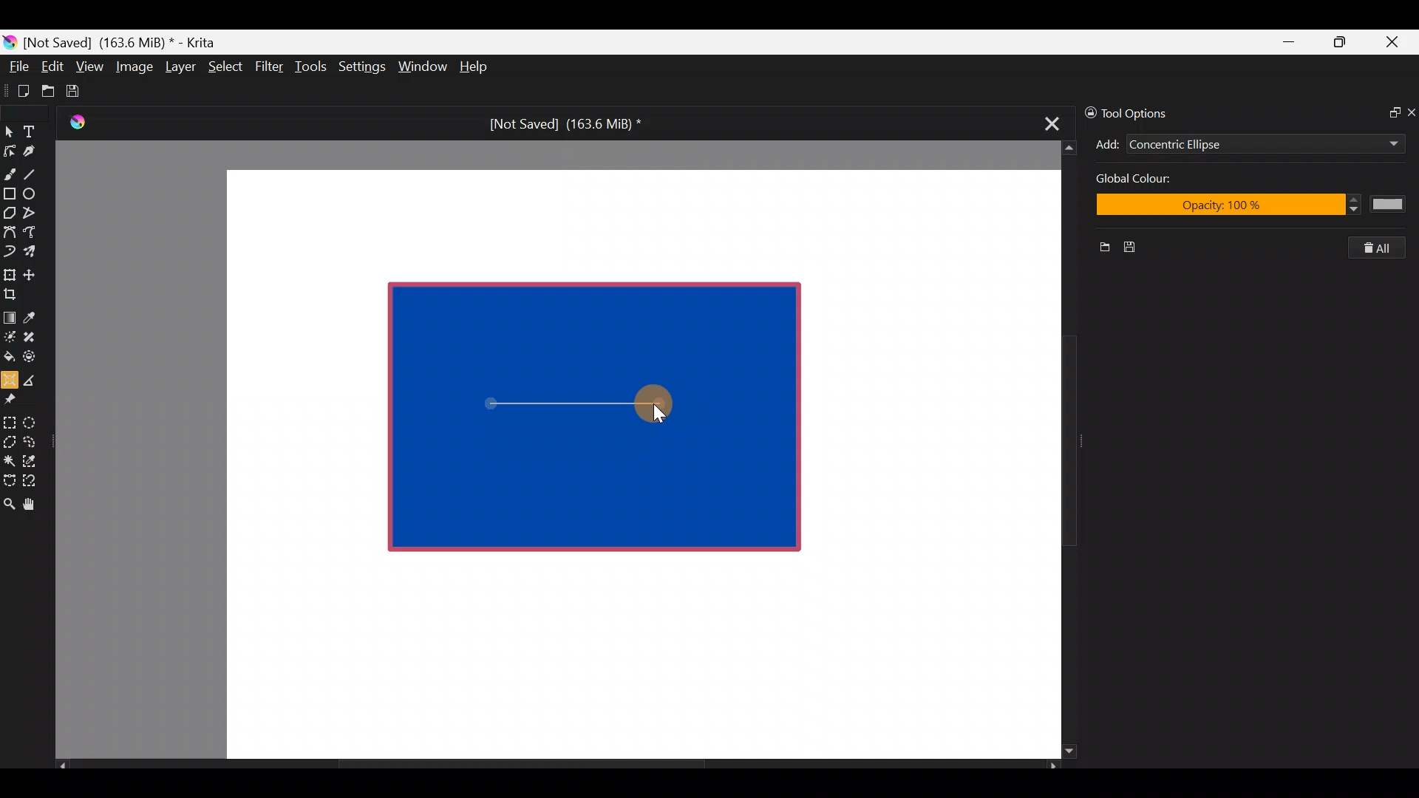 The height and width of the screenshot is (798, 1419). I want to click on Scroll bar, so click(557, 765).